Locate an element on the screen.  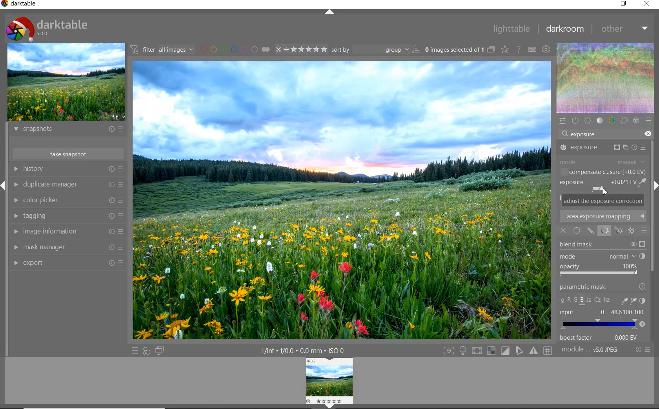
other is located at coordinates (625, 30).